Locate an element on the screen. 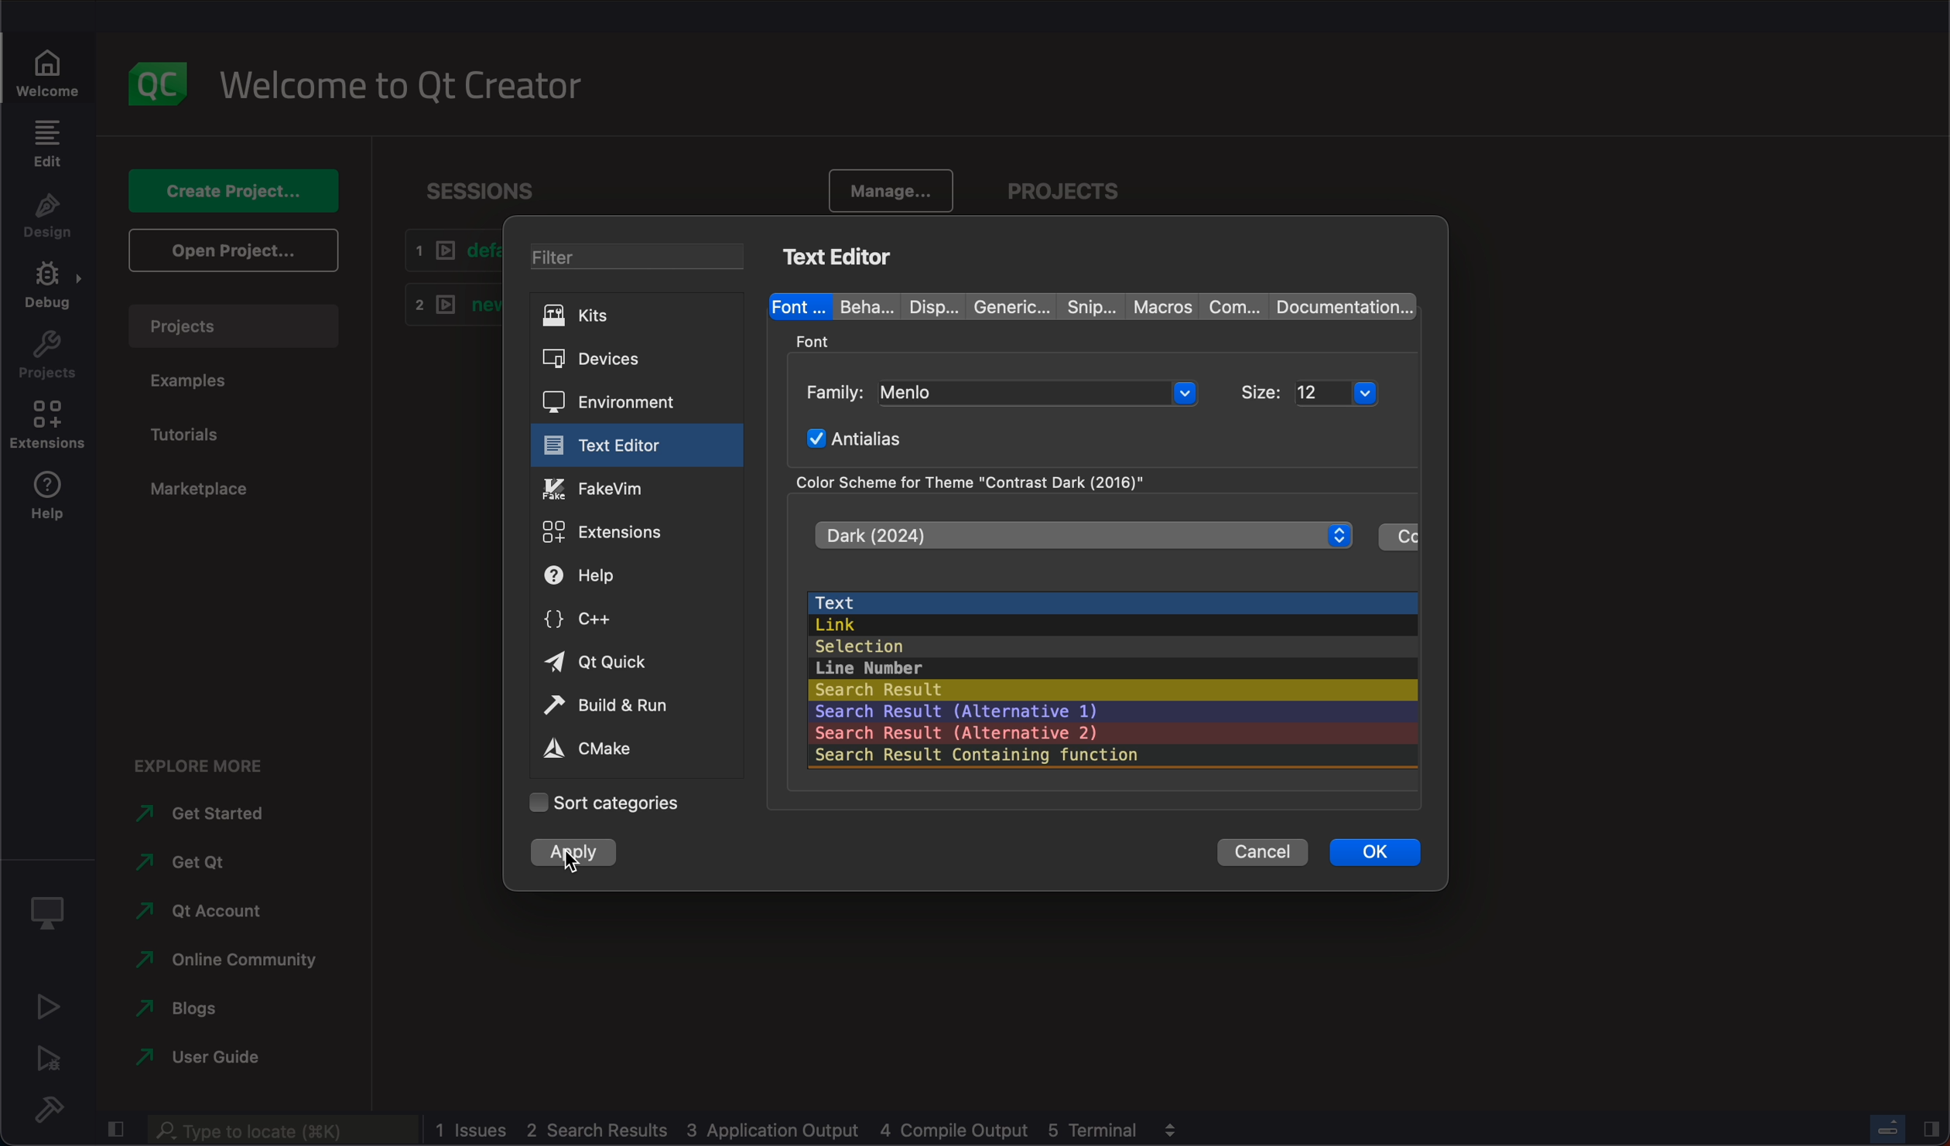  cancel is located at coordinates (1265, 856).